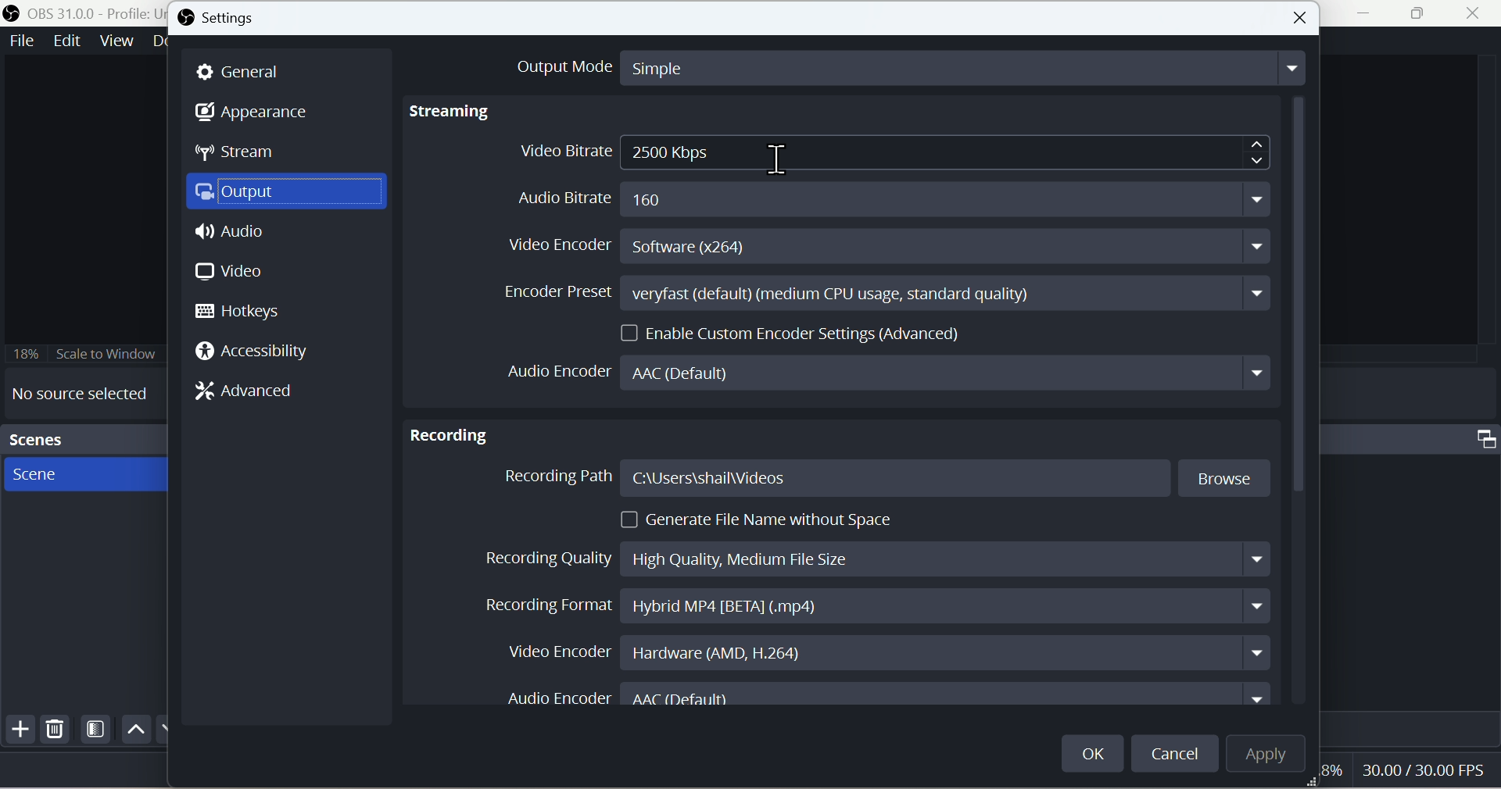  I want to click on Audio Encoder, so click(894, 698).